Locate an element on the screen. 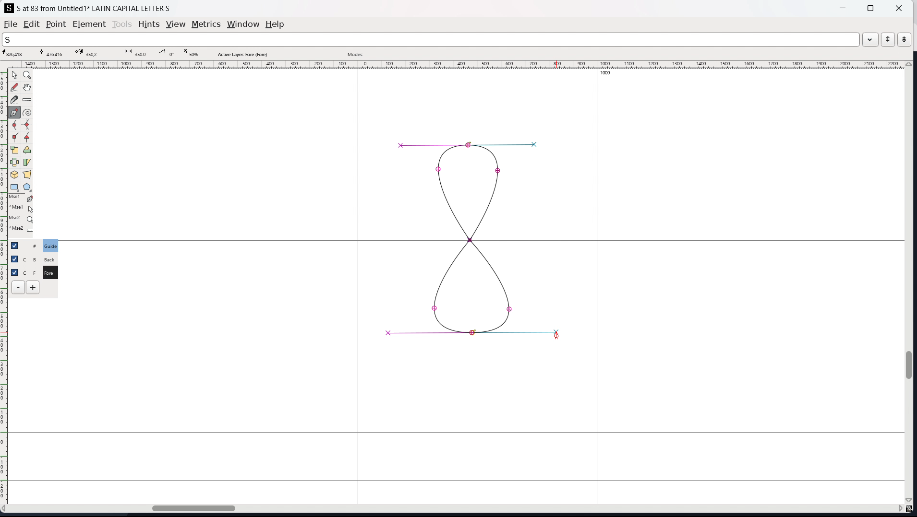 The width and height of the screenshot is (917, 517). curve point coordinate is located at coordinates (54, 53).